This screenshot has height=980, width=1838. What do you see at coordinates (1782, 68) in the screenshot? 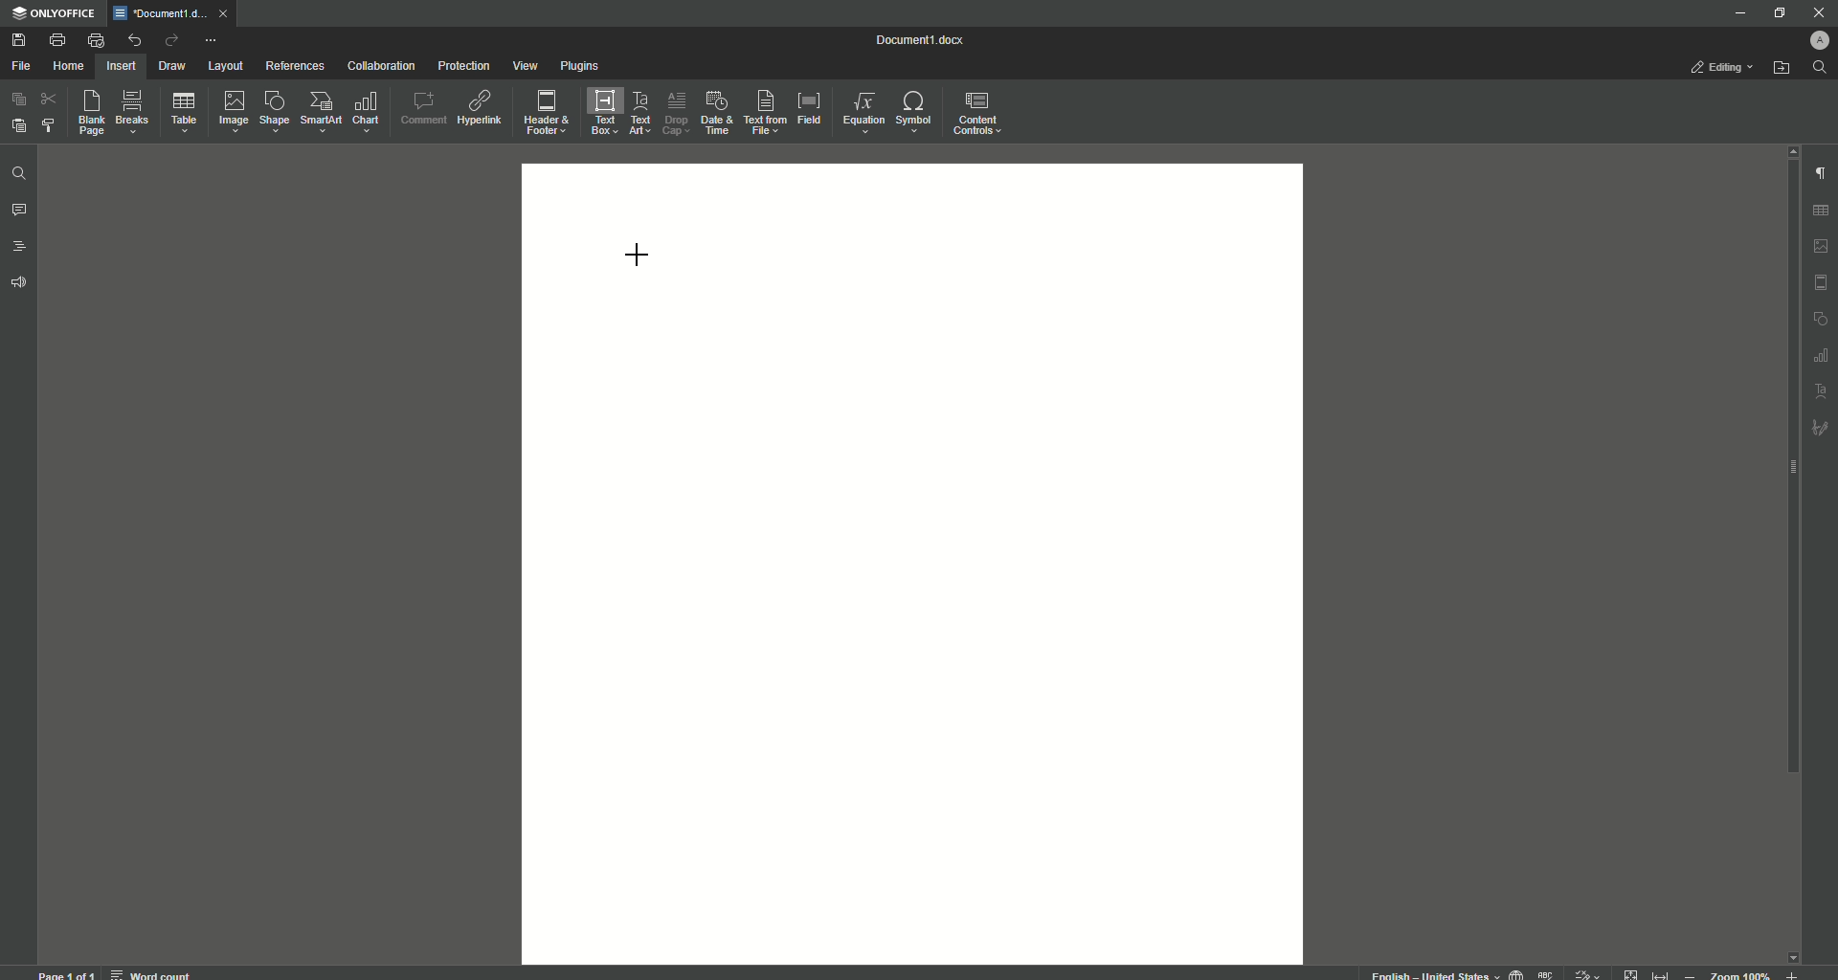
I see `Open From File` at bounding box center [1782, 68].